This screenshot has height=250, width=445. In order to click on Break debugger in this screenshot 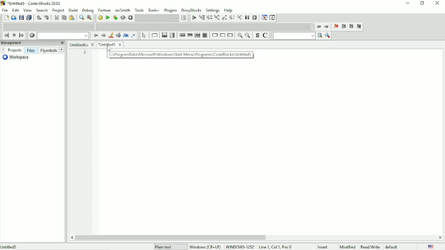, I will do `click(247, 18)`.